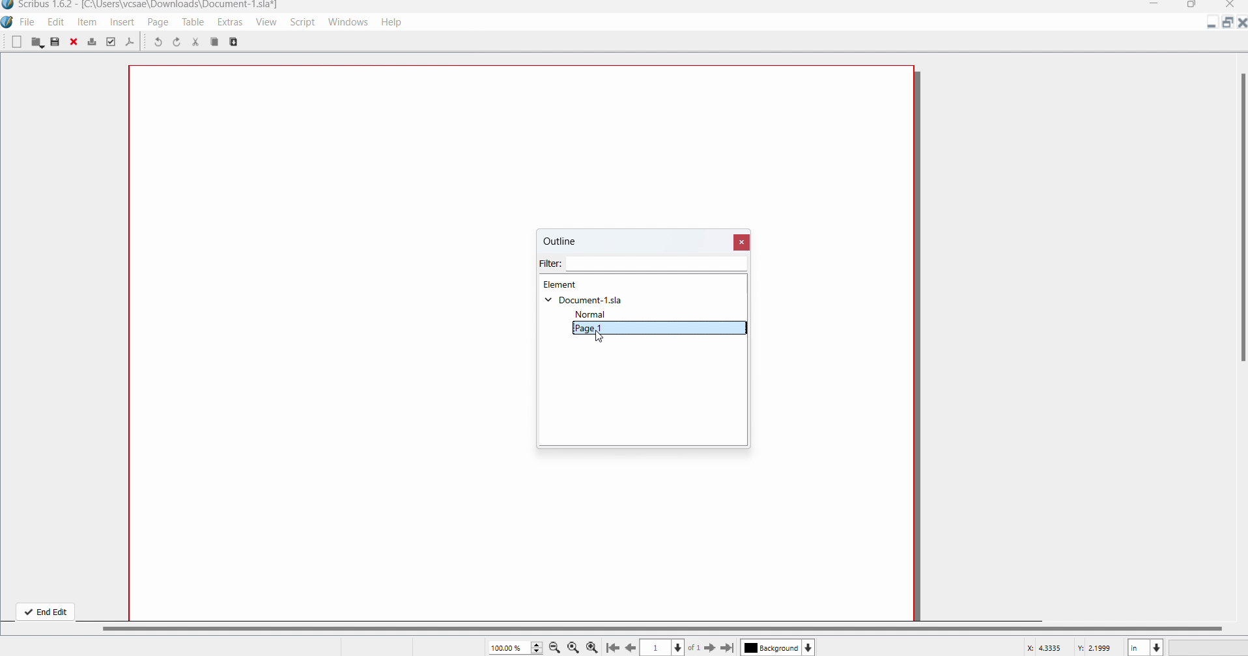 The image size is (1248, 656). I want to click on foward, so click(710, 647).